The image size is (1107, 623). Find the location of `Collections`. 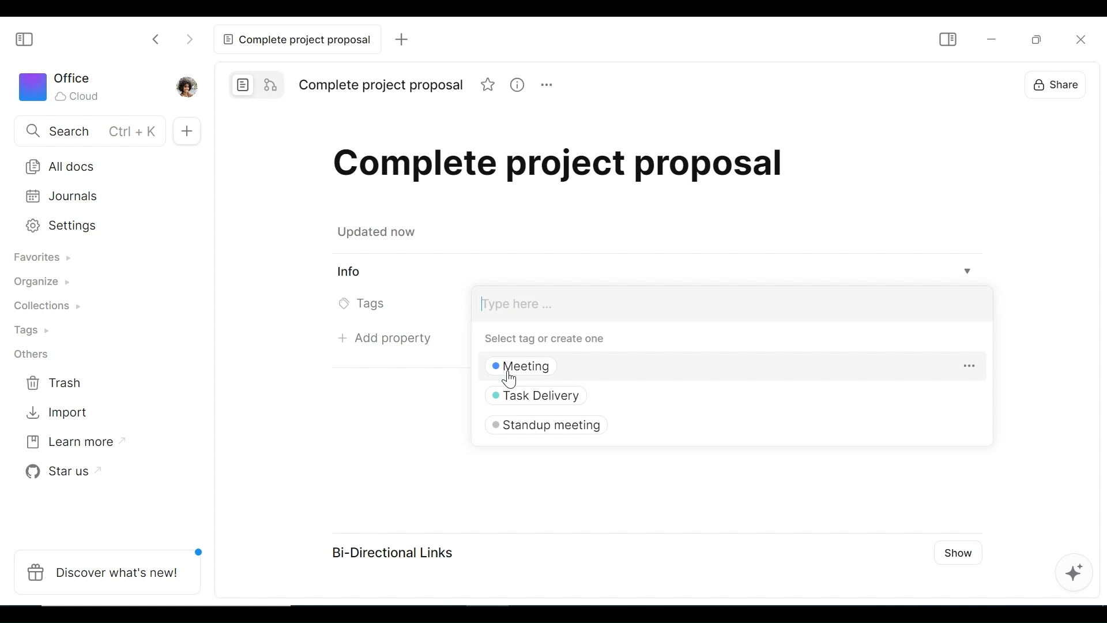

Collections is located at coordinates (54, 307).